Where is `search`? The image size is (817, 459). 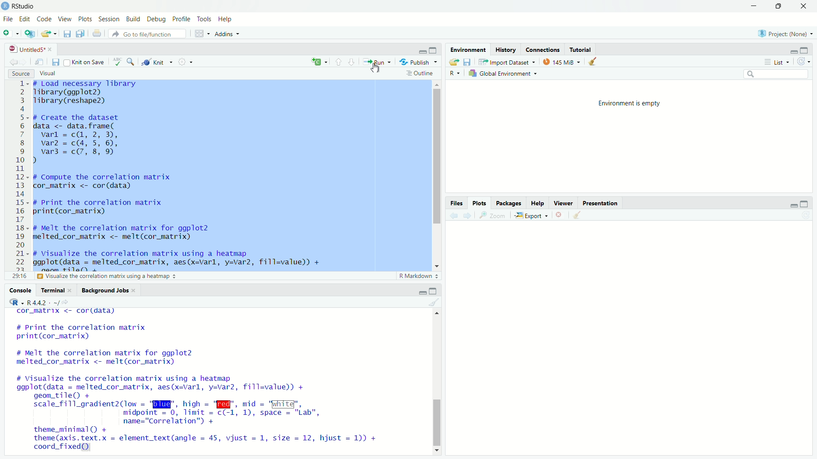
search is located at coordinates (777, 74).